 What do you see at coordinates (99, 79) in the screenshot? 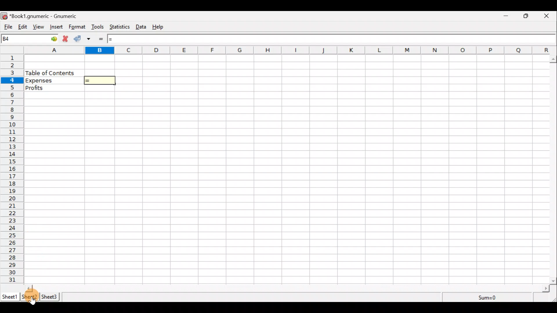
I see `=` at bounding box center [99, 79].